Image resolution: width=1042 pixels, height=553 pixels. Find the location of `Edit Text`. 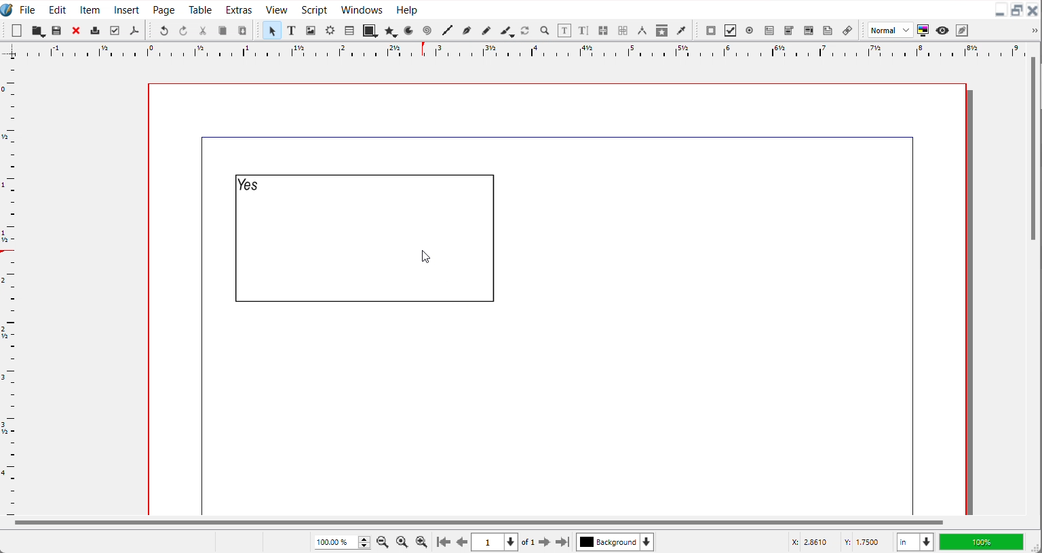

Edit Text is located at coordinates (585, 31).